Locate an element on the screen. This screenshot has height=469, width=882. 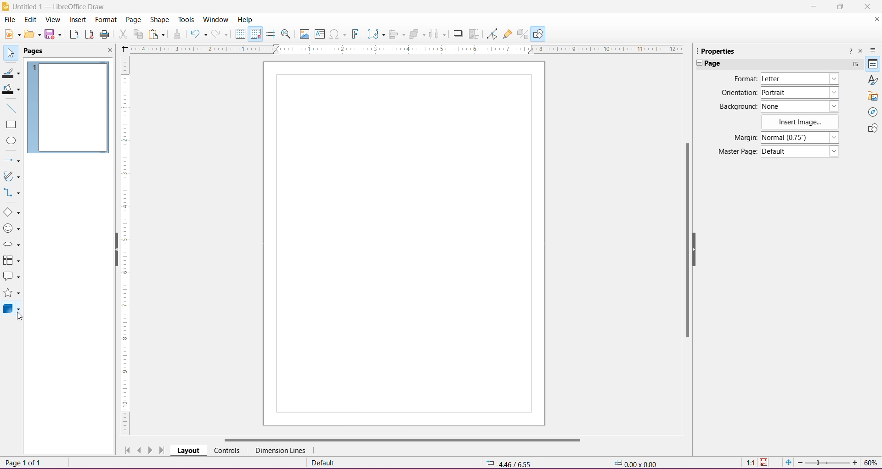
Minimize is located at coordinates (813, 6).